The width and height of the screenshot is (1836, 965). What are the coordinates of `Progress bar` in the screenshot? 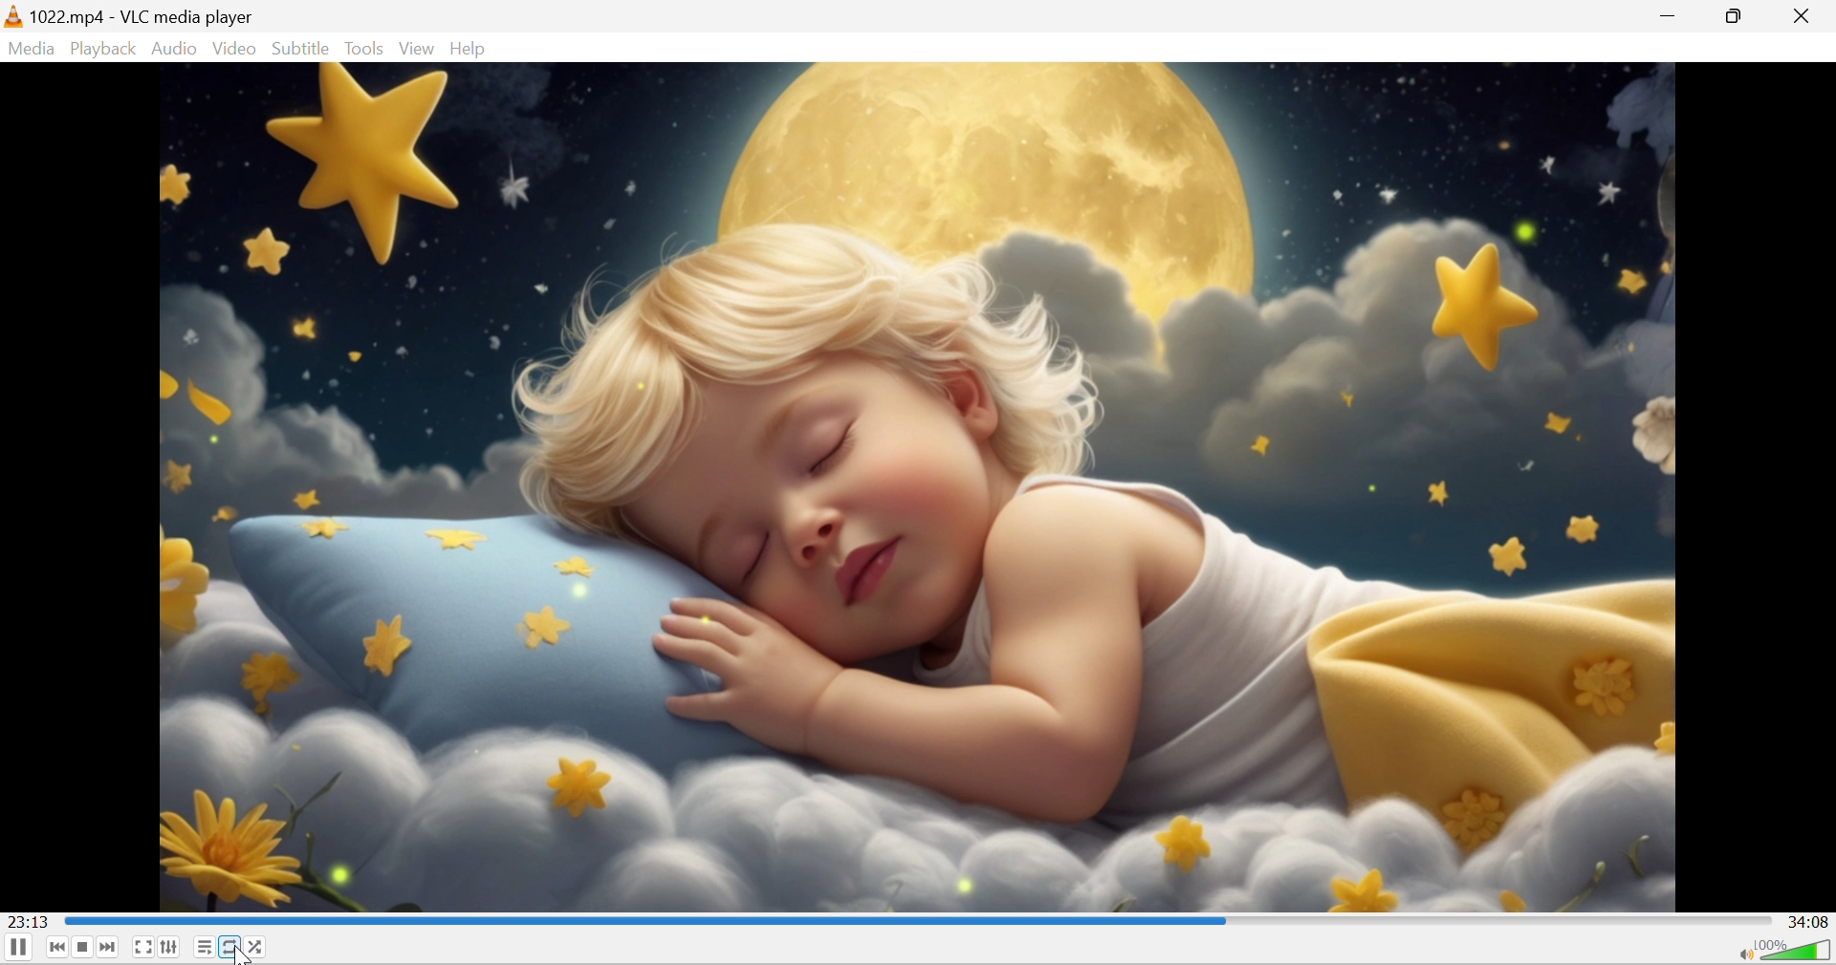 It's located at (918, 918).